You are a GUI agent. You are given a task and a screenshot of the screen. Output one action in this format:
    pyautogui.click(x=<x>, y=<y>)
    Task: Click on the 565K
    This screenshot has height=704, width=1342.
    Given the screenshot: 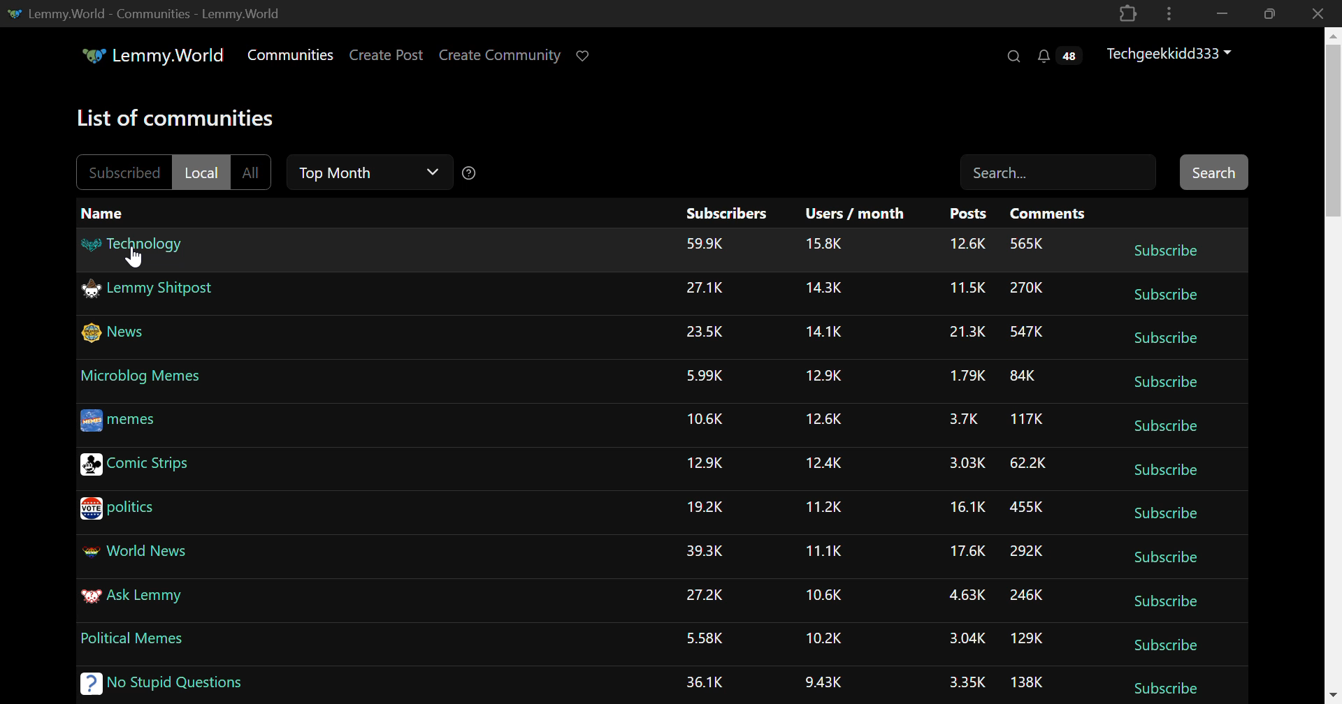 What is the action you would take?
    pyautogui.click(x=1025, y=244)
    